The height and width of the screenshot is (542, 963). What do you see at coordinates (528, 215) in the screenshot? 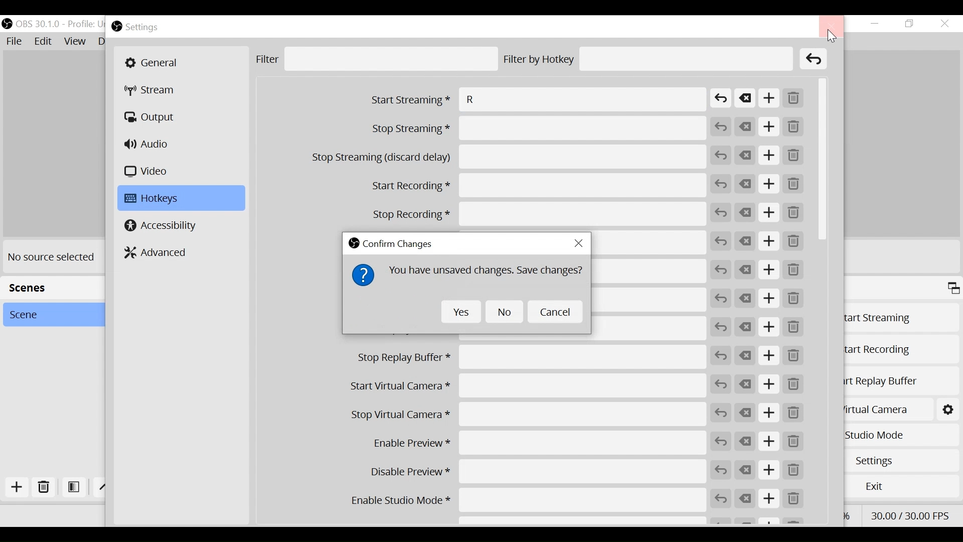
I see `Stop Recording` at bounding box center [528, 215].